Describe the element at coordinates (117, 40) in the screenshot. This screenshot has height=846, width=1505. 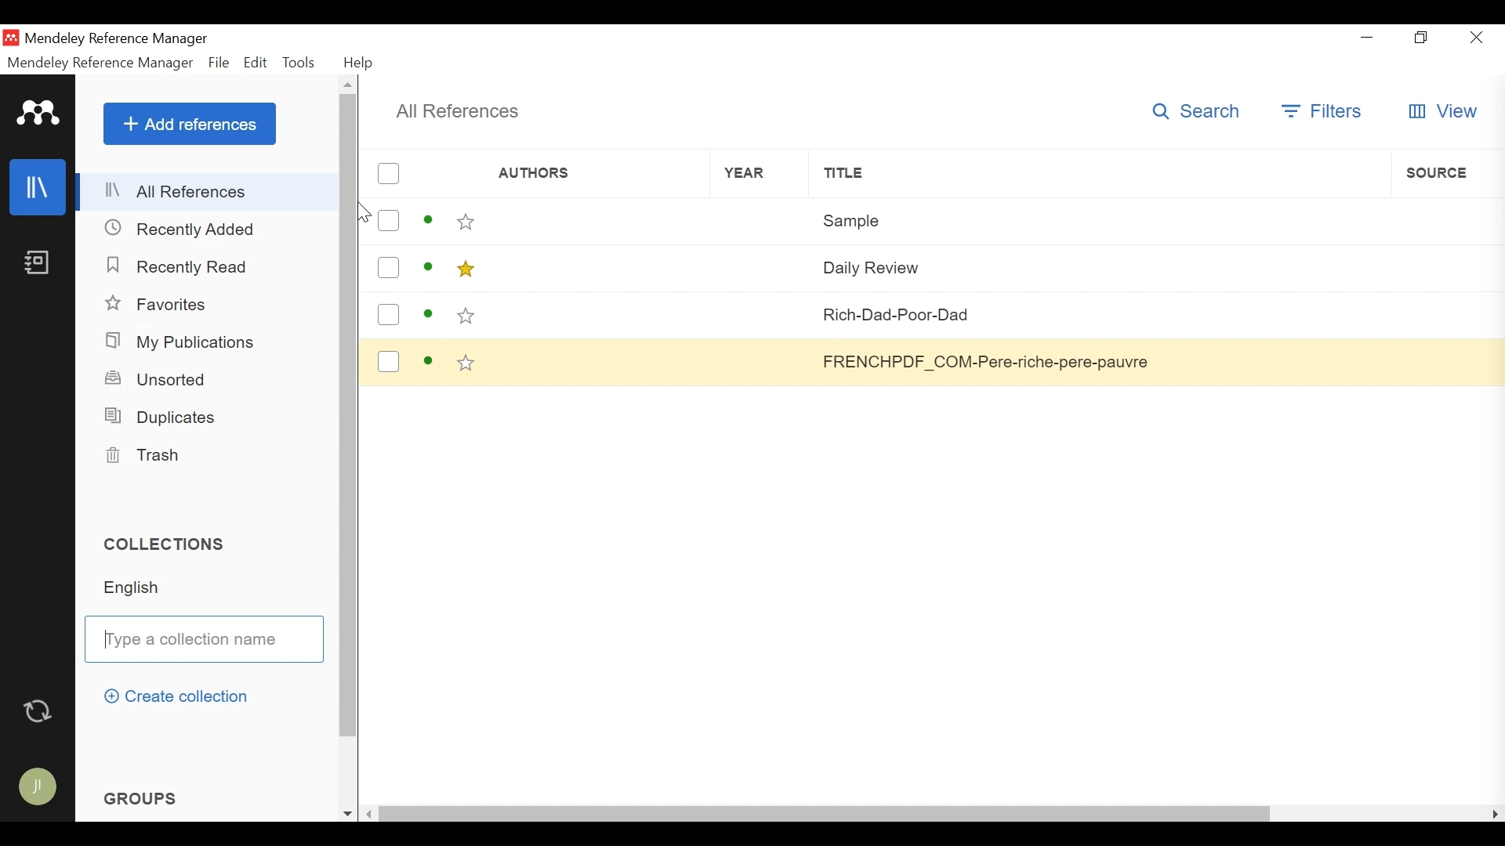
I see `Mendeley Reference Manager` at that location.